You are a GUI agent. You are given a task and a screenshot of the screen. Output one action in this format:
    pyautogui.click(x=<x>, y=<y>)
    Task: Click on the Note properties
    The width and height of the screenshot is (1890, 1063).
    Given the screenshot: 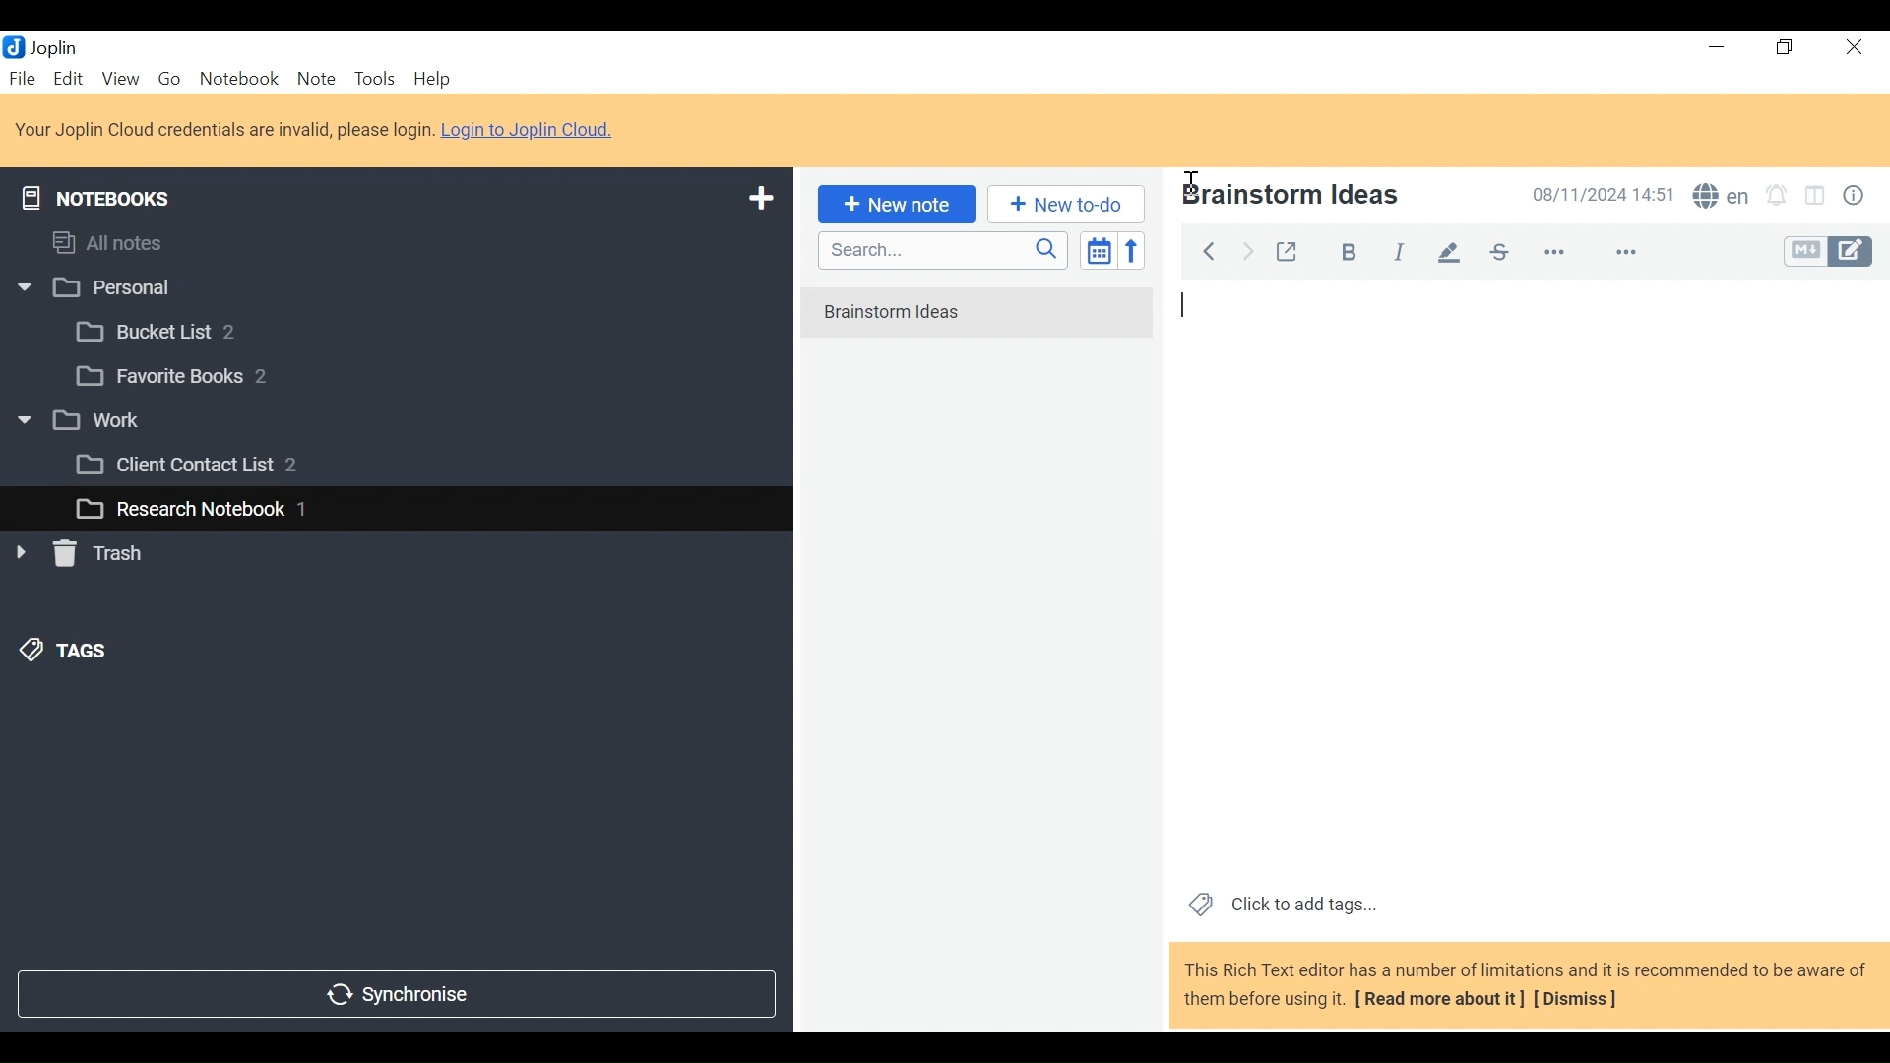 What is the action you would take?
    pyautogui.click(x=1858, y=198)
    